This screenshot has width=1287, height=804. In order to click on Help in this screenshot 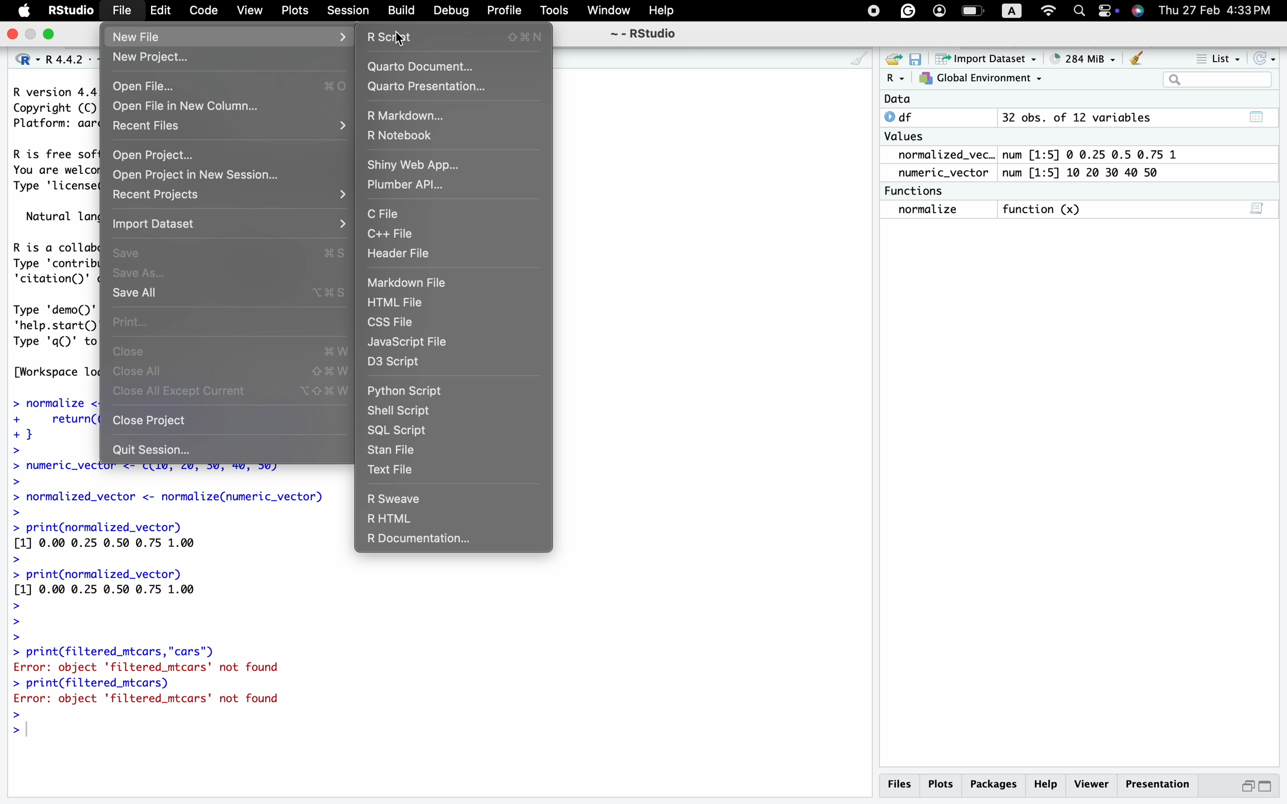, I will do `click(665, 10)`.